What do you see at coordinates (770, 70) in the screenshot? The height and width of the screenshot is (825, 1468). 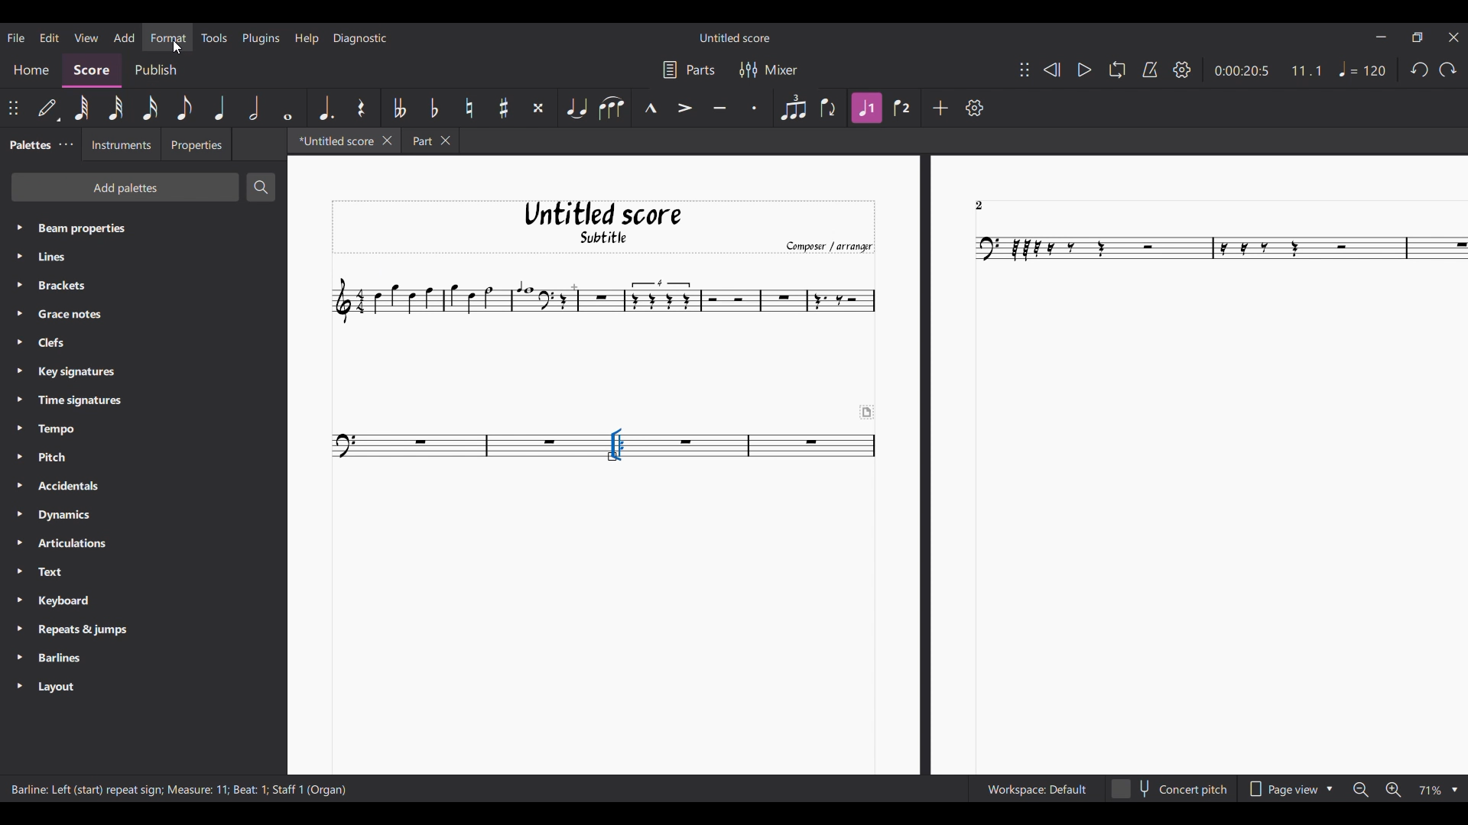 I see `Mixer settings` at bounding box center [770, 70].